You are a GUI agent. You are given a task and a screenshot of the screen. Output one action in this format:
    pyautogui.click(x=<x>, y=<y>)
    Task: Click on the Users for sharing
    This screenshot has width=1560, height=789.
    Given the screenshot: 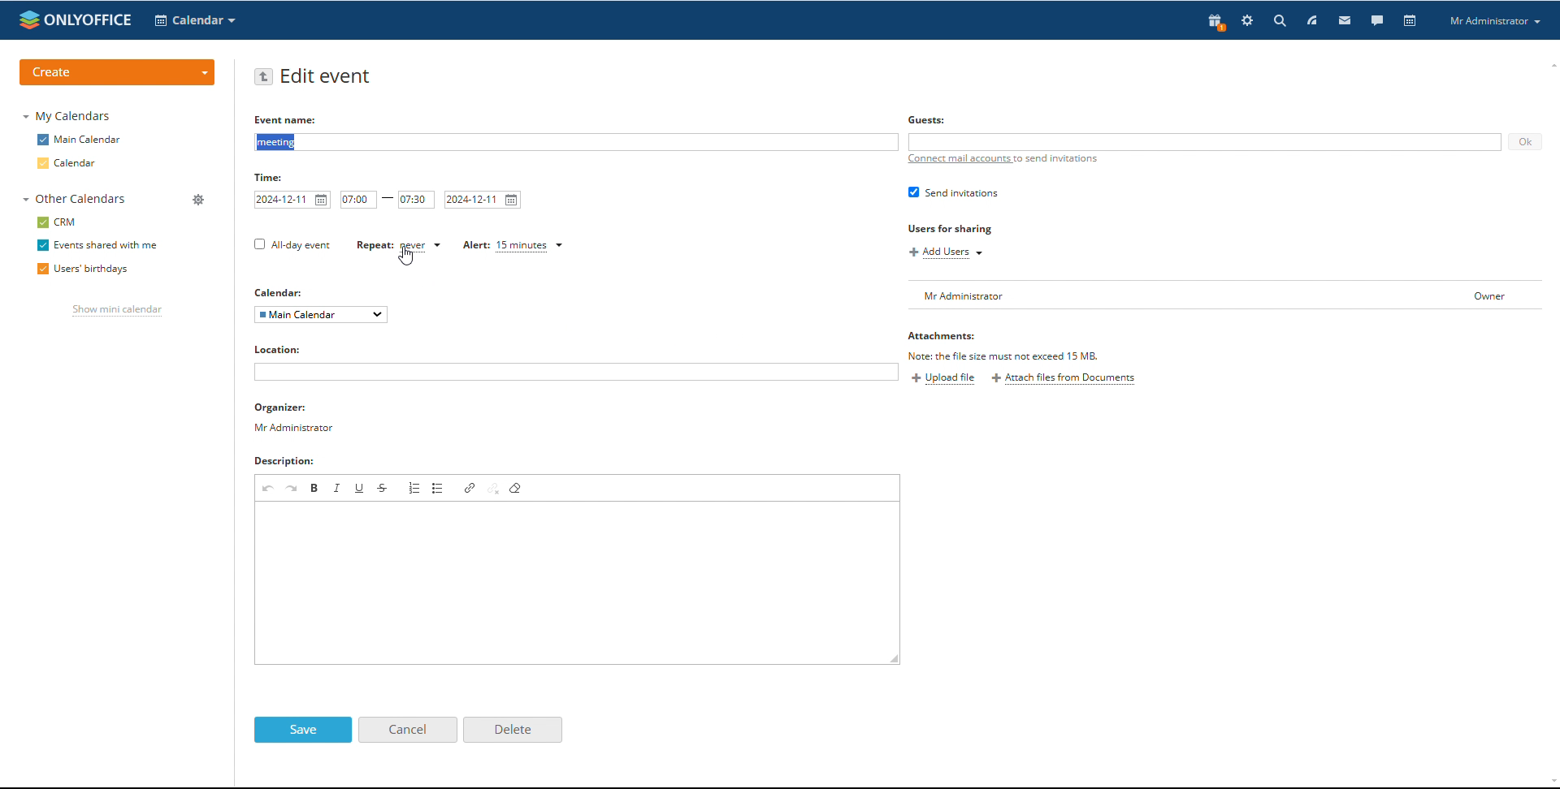 What is the action you would take?
    pyautogui.click(x=952, y=230)
    